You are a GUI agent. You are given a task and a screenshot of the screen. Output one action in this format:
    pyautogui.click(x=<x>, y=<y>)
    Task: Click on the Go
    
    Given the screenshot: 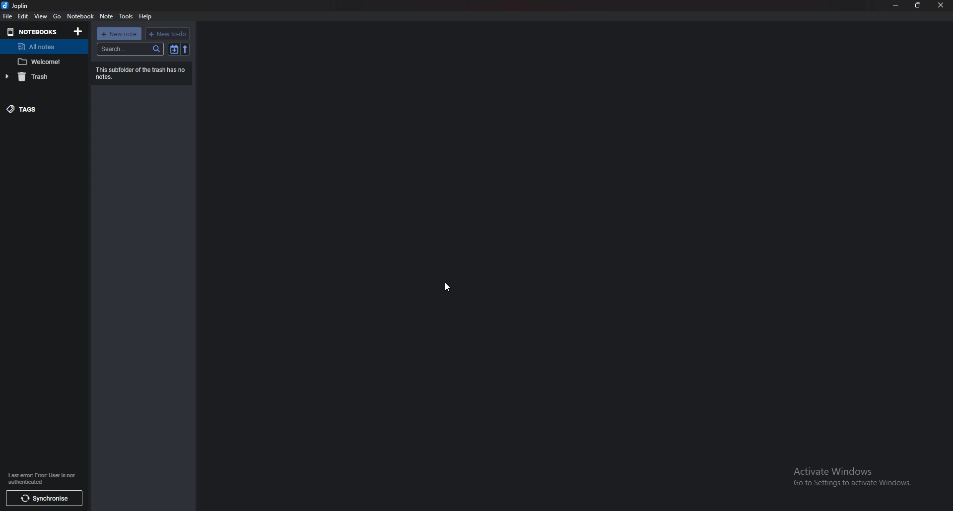 What is the action you would take?
    pyautogui.click(x=57, y=16)
    